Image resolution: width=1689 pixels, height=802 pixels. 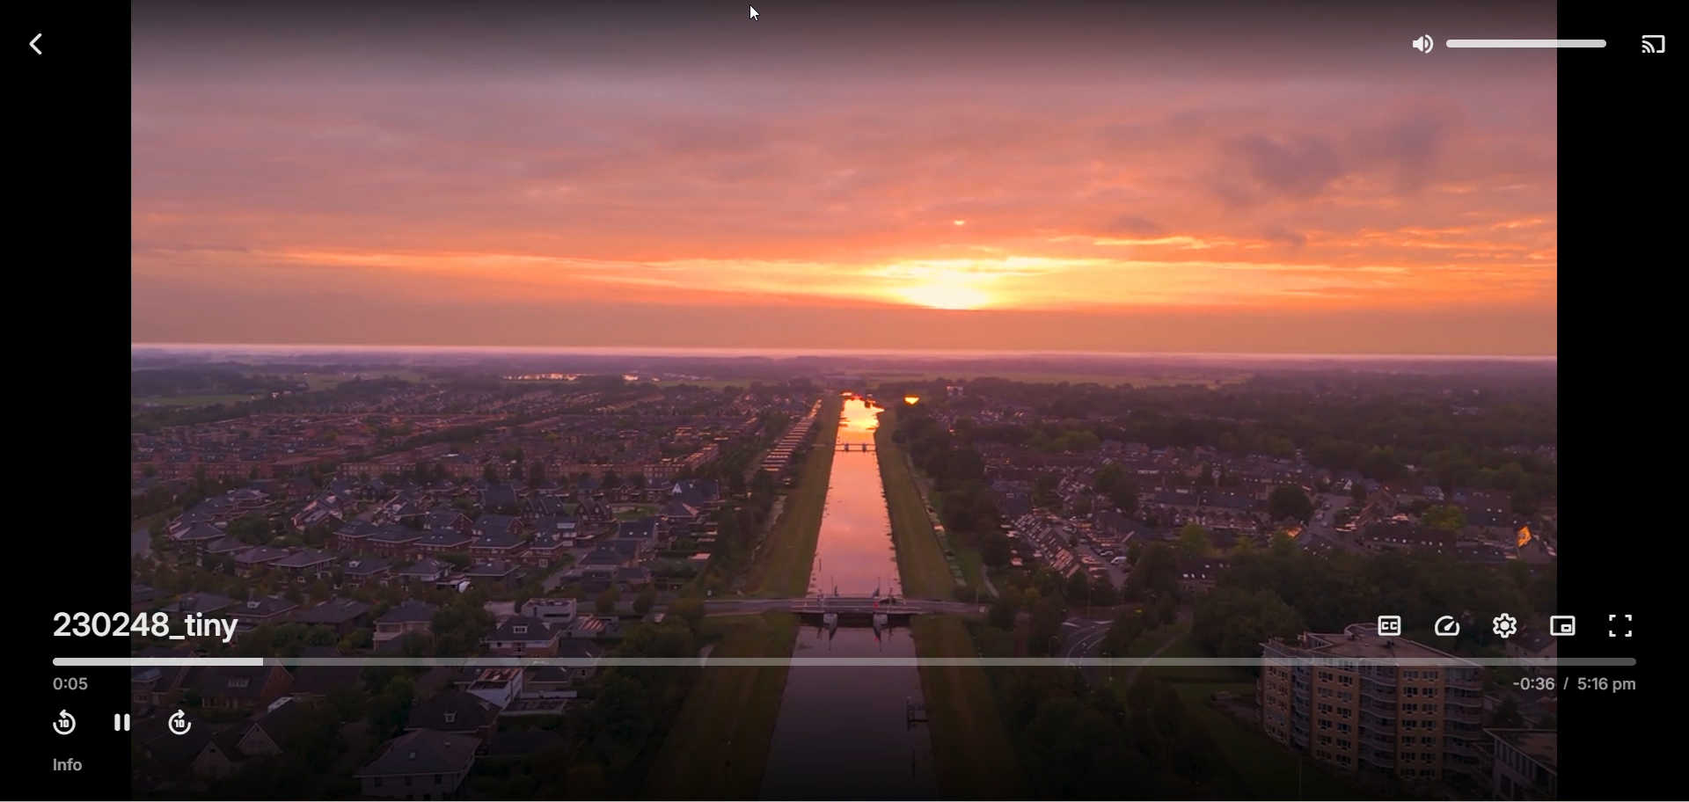 What do you see at coordinates (848, 662) in the screenshot?
I see `timeline` at bounding box center [848, 662].